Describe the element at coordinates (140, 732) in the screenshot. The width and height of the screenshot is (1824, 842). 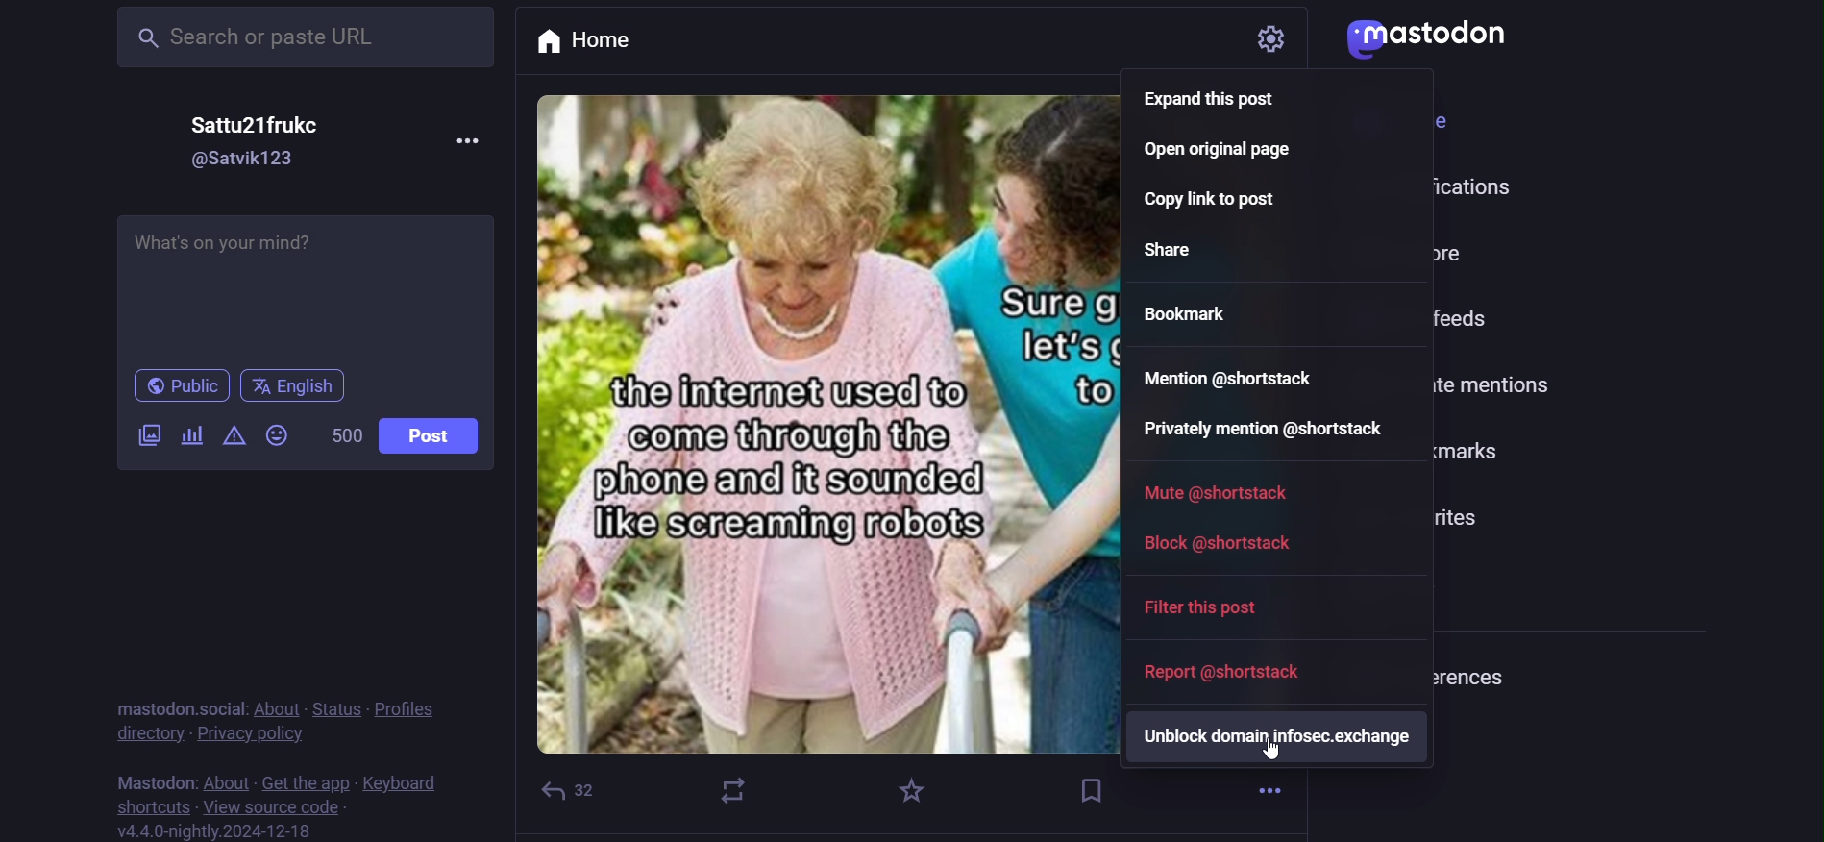
I see `directory` at that location.